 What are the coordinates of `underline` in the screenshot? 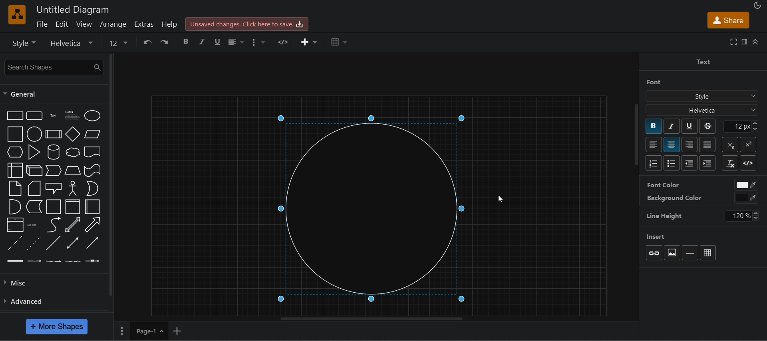 It's located at (218, 42).